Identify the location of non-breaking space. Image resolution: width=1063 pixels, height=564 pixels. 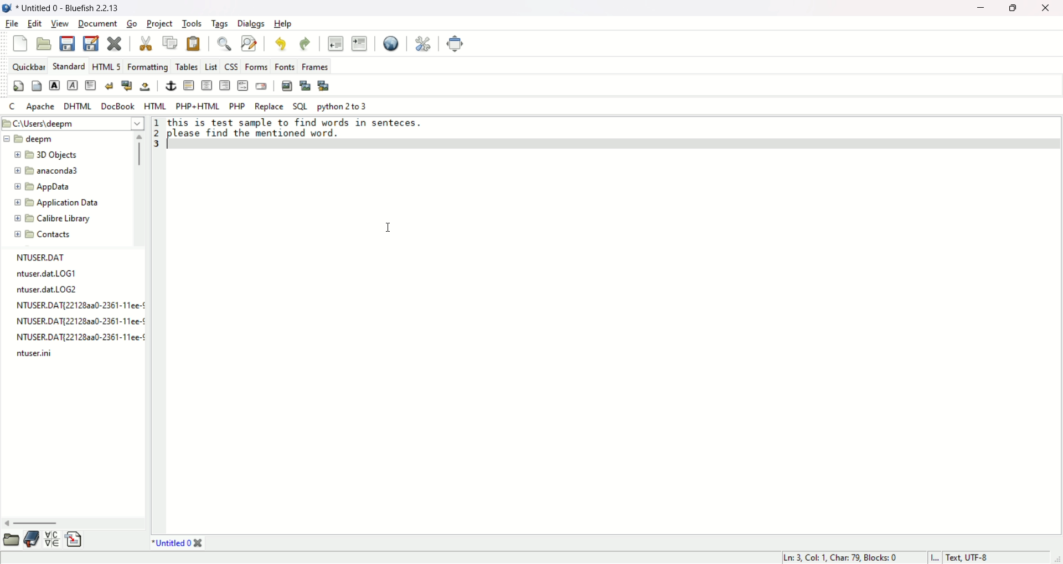
(146, 86).